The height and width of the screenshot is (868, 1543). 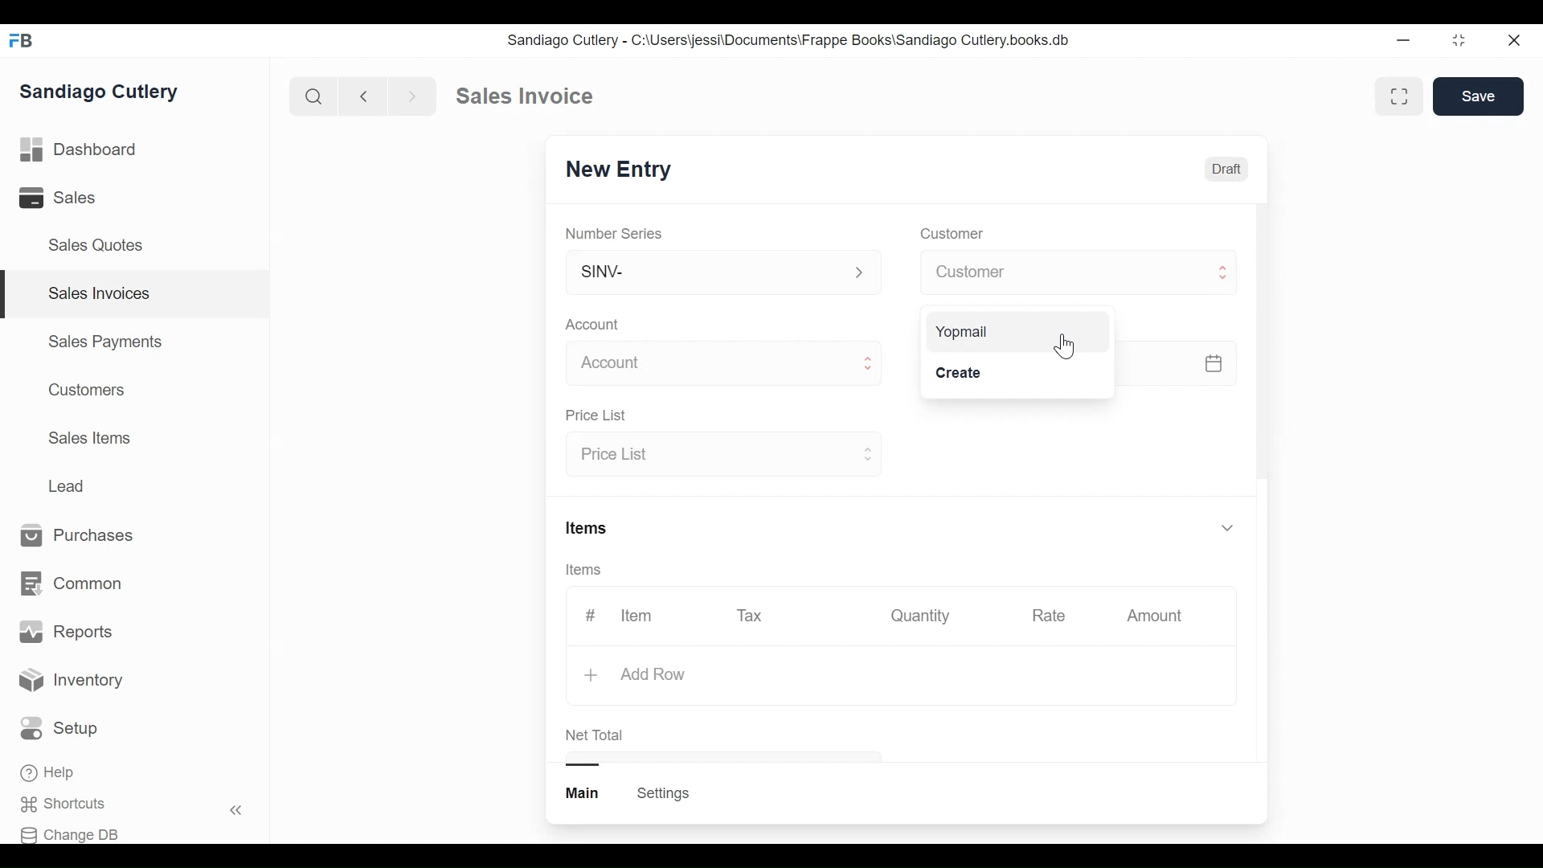 I want to click on Price List, so click(x=600, y=416).